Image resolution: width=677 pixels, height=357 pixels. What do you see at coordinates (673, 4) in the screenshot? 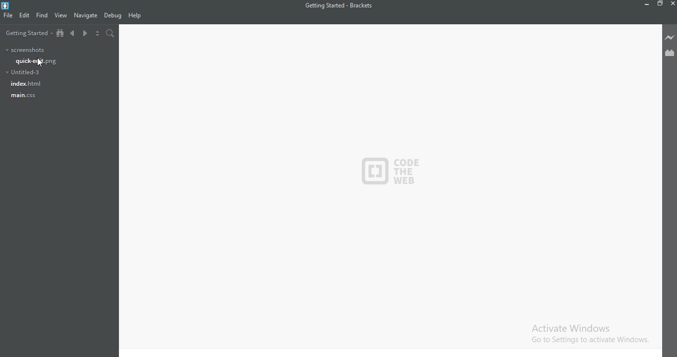
I see `close` at bounding box center [673, 4].